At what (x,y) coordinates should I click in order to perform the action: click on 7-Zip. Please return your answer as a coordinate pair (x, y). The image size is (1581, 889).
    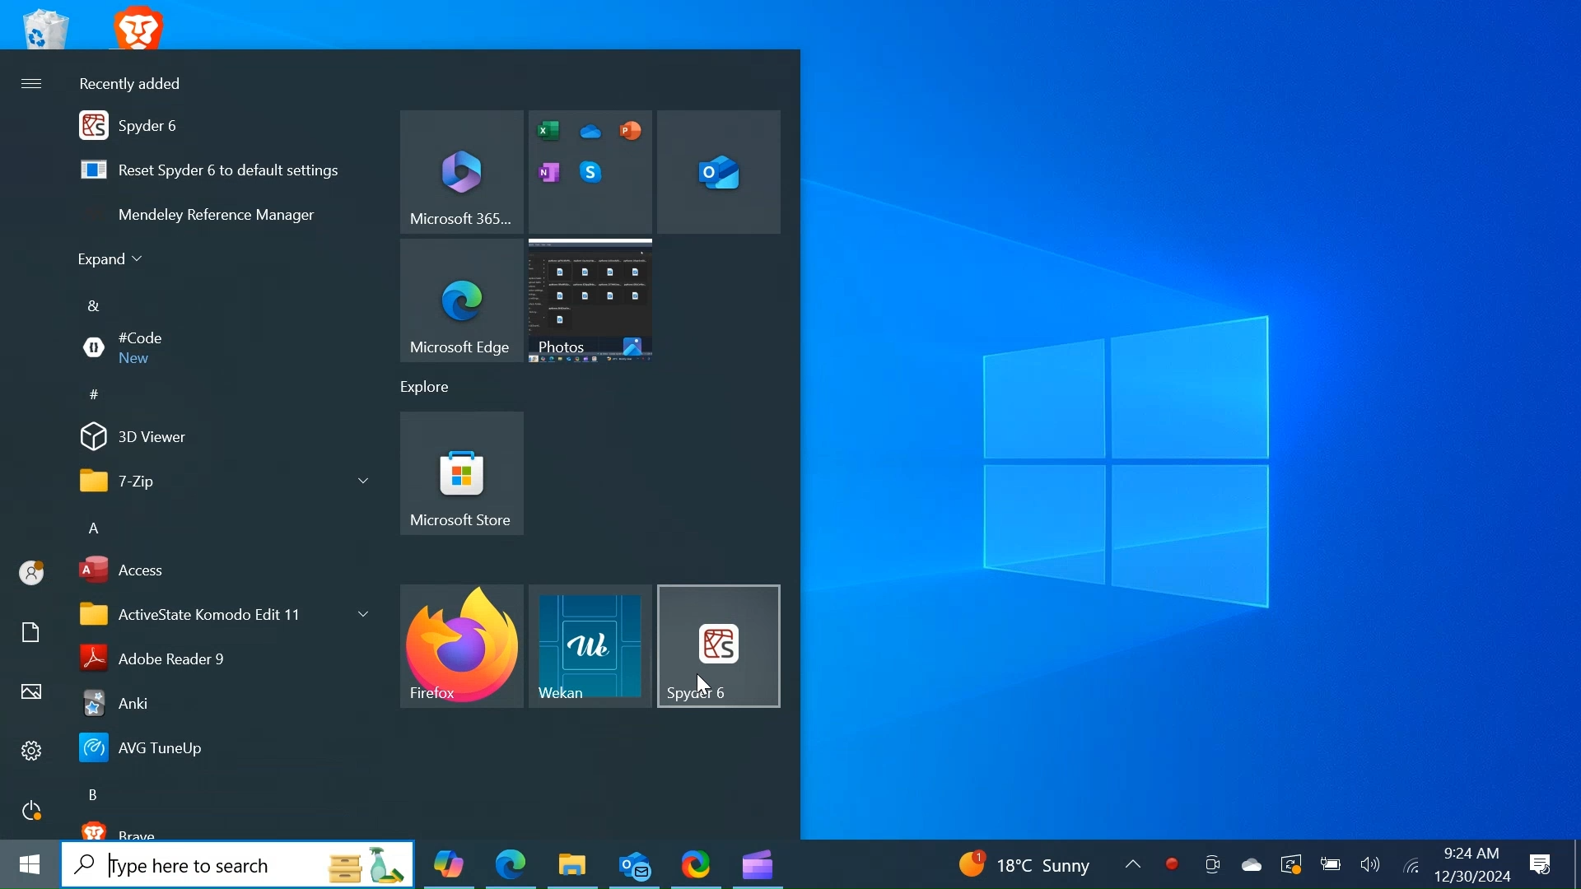
    Looking at the image, I should click on (217, 482).